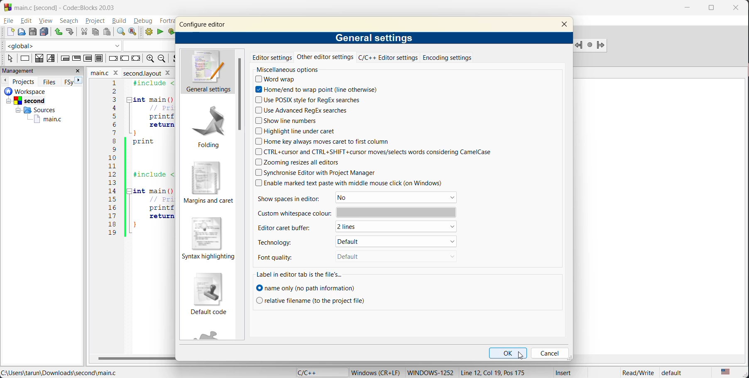  What do you see at coordinates (83, 32) in the screenshot?
I see `cut` at bounding box center [83, 32].